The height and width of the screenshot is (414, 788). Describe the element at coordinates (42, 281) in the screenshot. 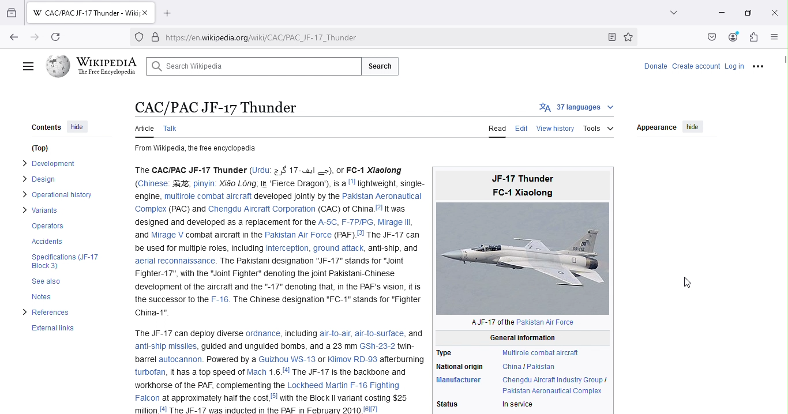

I see `See also` at that location.